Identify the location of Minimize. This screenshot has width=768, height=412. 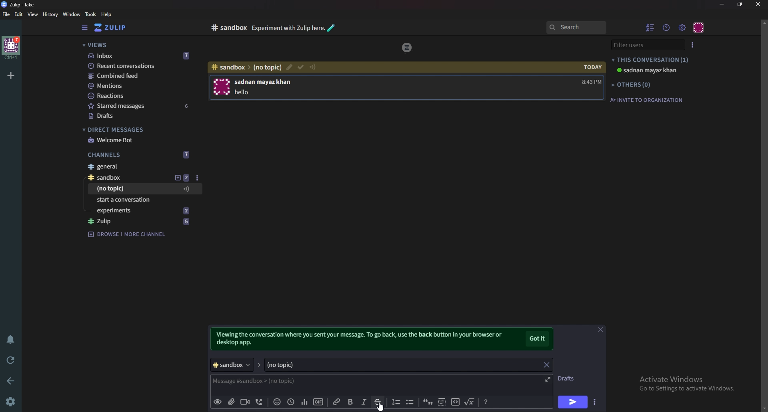
(722, 4).